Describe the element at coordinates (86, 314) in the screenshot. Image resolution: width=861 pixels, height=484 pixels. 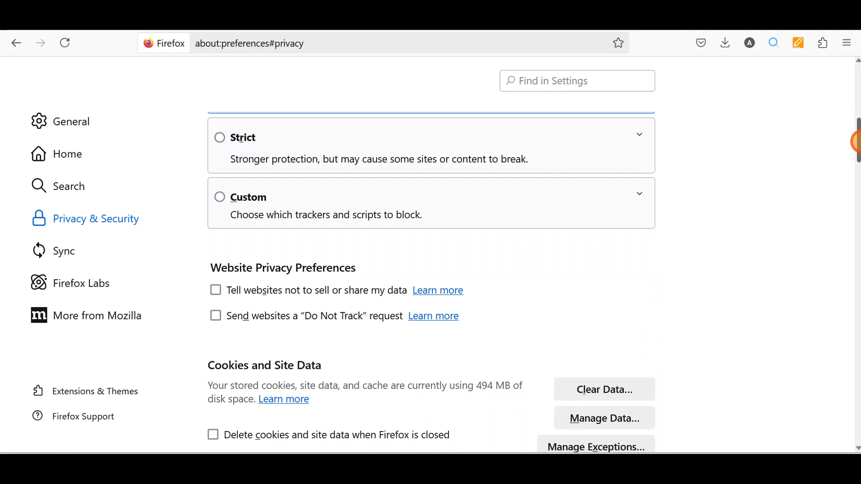
I see `More from Mozilla` at that location.